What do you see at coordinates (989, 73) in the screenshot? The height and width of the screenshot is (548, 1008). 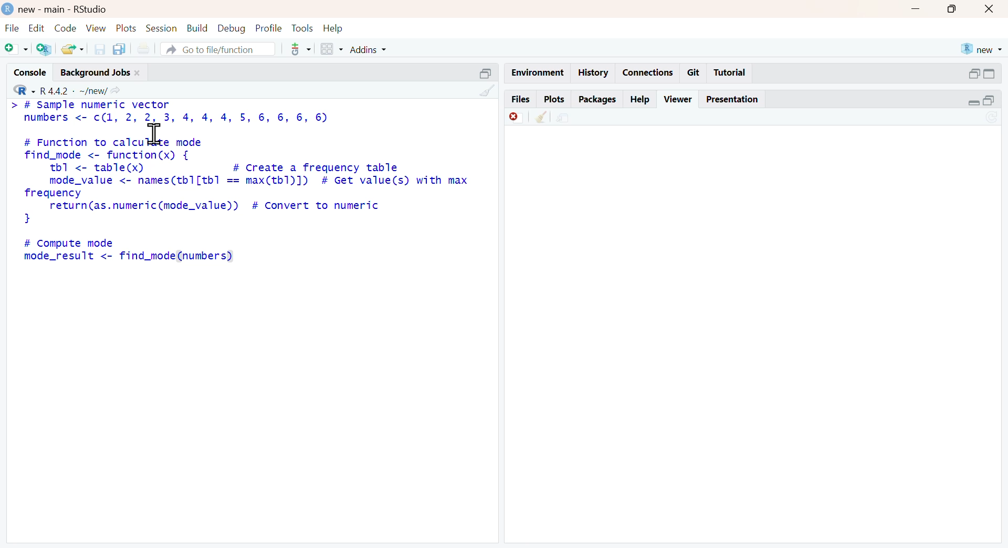 I see `expand/collapse ` at bounding box center [989, 73].